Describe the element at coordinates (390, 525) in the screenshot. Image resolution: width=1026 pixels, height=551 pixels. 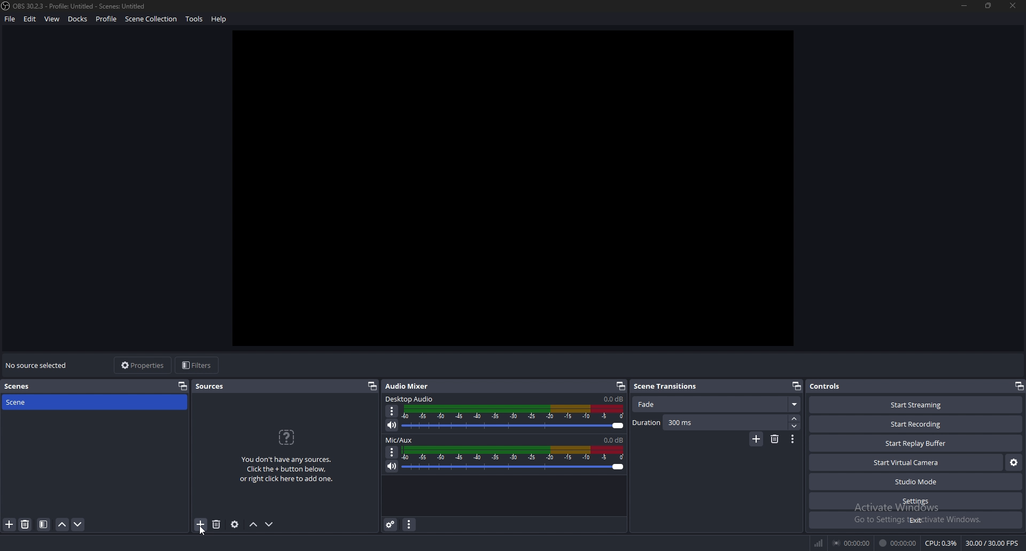
I see `advanced audio properties` at that location.